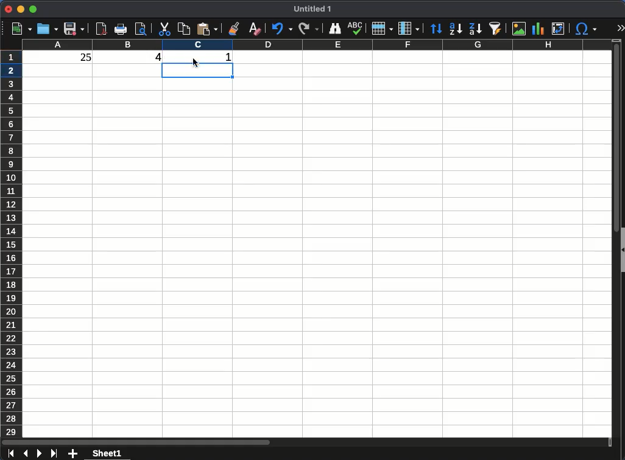 Image resolution: width=625 pixels, height=460 pixels. Describe the element at coordinates (21, 29) in the screenshot. I see `new` at that location.